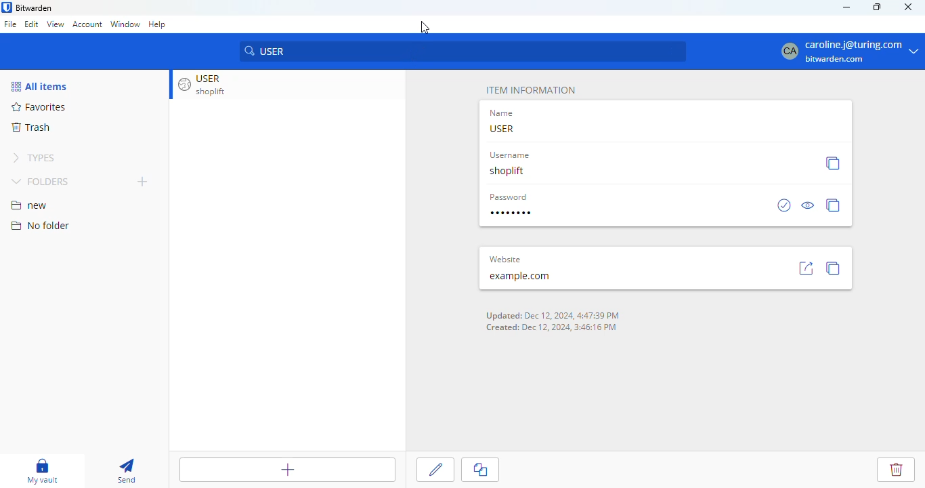 Image resolution: width=925 pixels, height=488 pixels. I want to click on my vault, so click(45, 471).